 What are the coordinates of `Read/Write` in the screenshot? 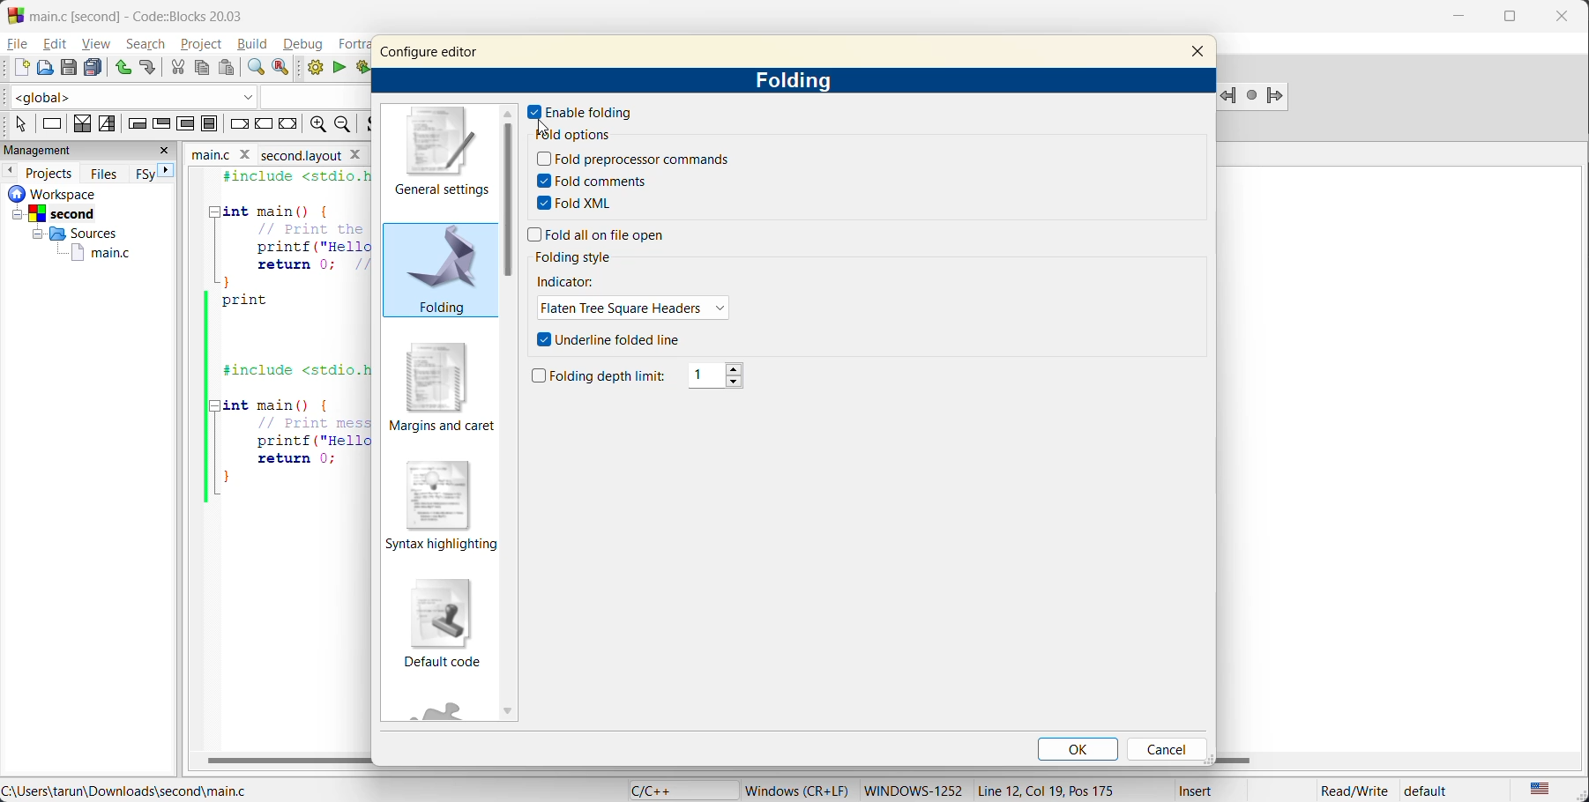 It's located at (1354, 789).